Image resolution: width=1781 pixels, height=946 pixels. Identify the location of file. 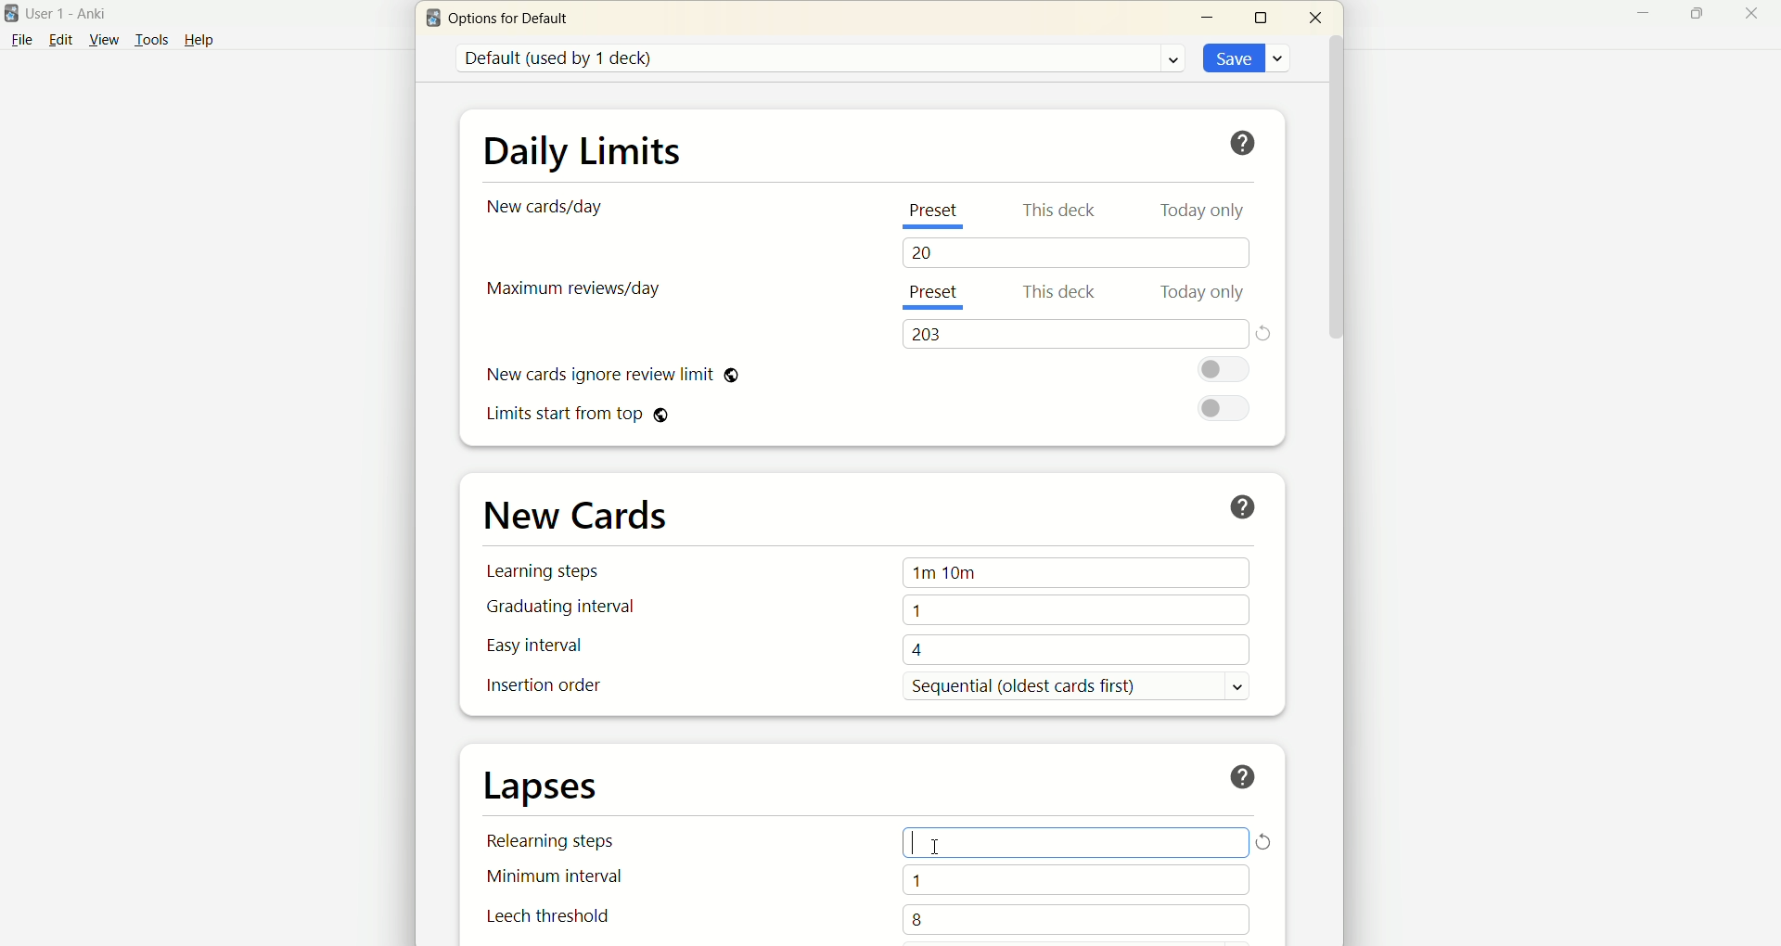
(20, 41).